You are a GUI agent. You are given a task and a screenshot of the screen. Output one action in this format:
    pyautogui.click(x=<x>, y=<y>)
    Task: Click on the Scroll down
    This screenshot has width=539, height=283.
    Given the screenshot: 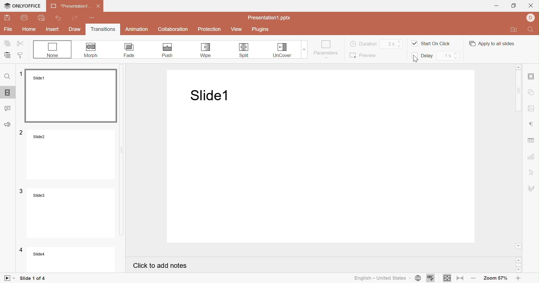 What is the action you would take?
    pyautogui.click(x=518, y=246)
    